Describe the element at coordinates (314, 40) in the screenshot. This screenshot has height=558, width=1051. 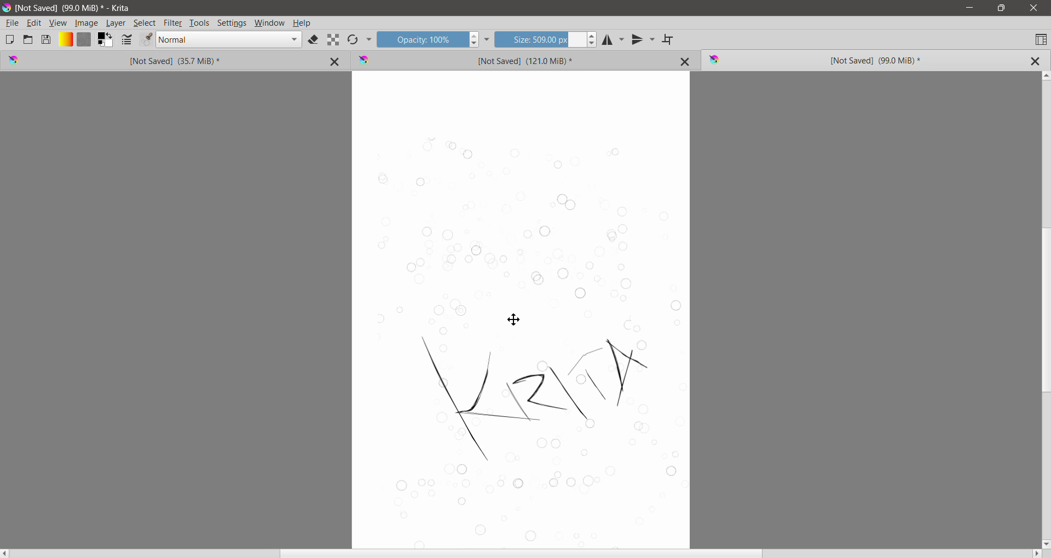
I see `Set eraser mode` at that location.